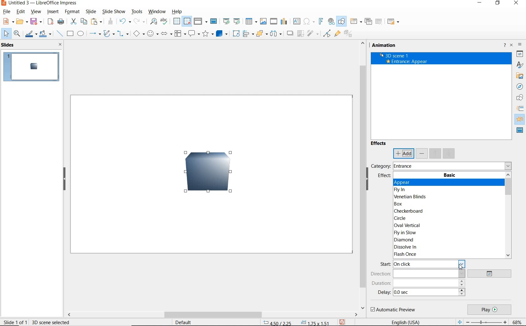 The image size is (526, 326). Describe the element at coordinates (276, 34) in the screenshot. I see `3 objects to distribute` at that location.